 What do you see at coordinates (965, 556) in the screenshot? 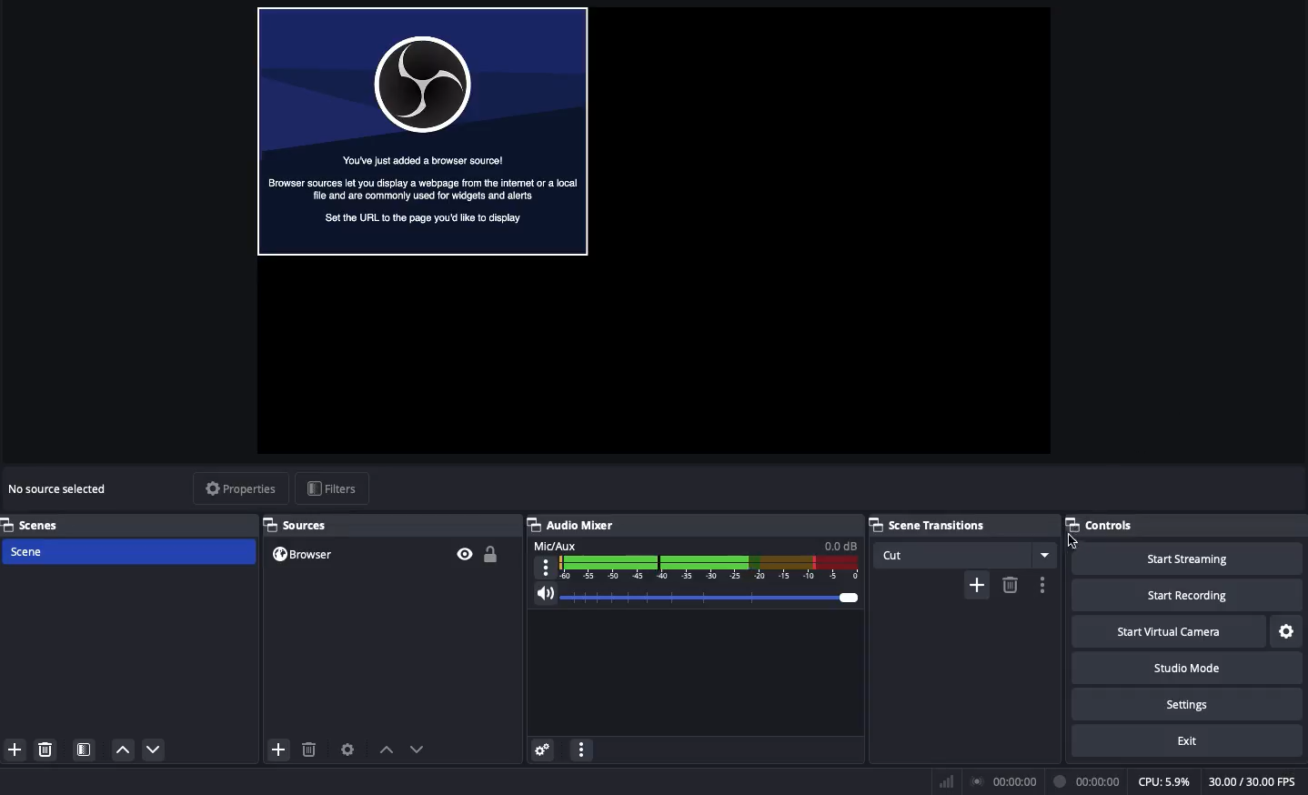
I see `Cut` at bounding box center [965, 556].